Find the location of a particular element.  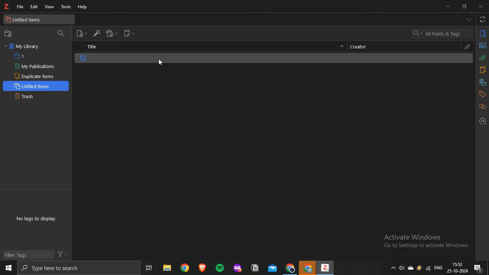

speakers is located at coordinates (402, 268).